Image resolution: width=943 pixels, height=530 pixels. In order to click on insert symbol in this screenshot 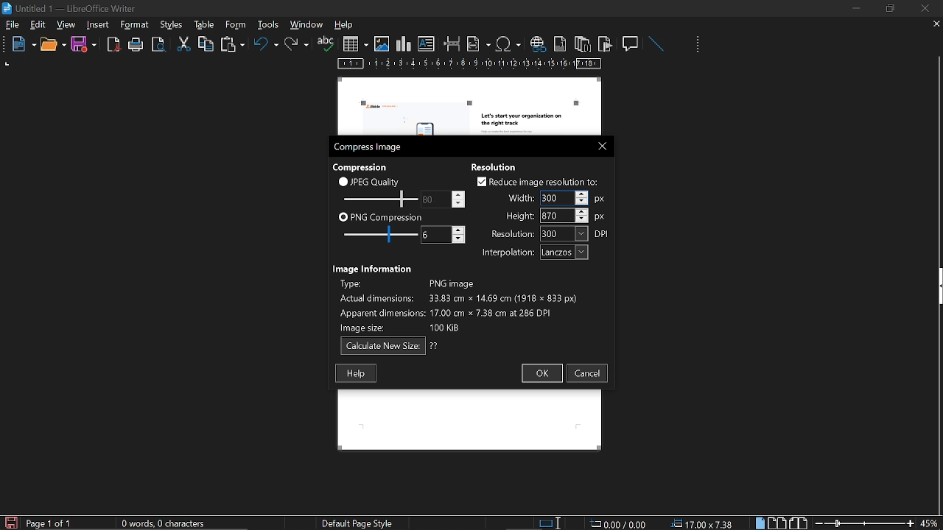, I will do `click(508, 43)`.